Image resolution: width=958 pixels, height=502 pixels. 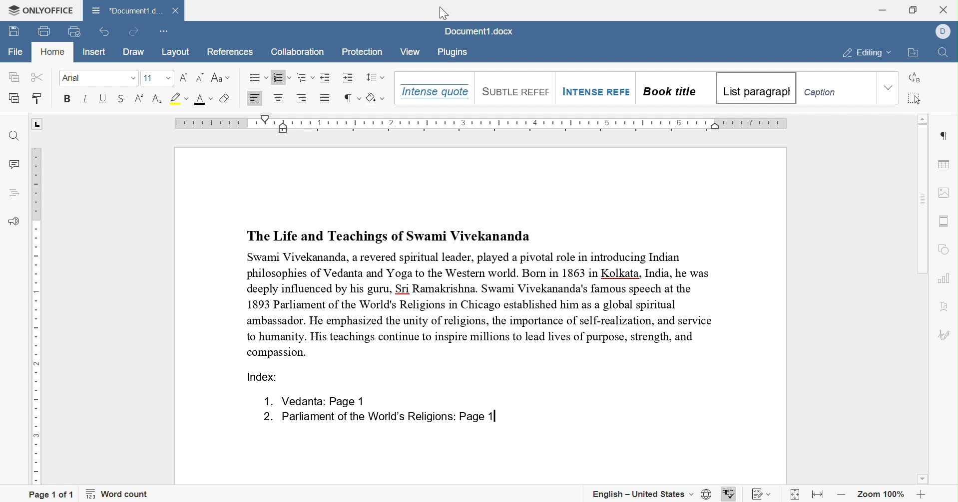 I want to click on table settings, so click(x=945, y=165).